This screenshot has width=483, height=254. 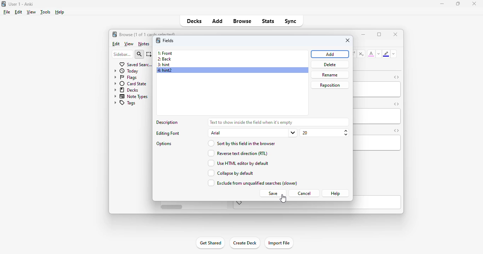 What do you see at coordinates (131, 96) in the screenshot?
I see `note types` at bounding box center [131, 96].